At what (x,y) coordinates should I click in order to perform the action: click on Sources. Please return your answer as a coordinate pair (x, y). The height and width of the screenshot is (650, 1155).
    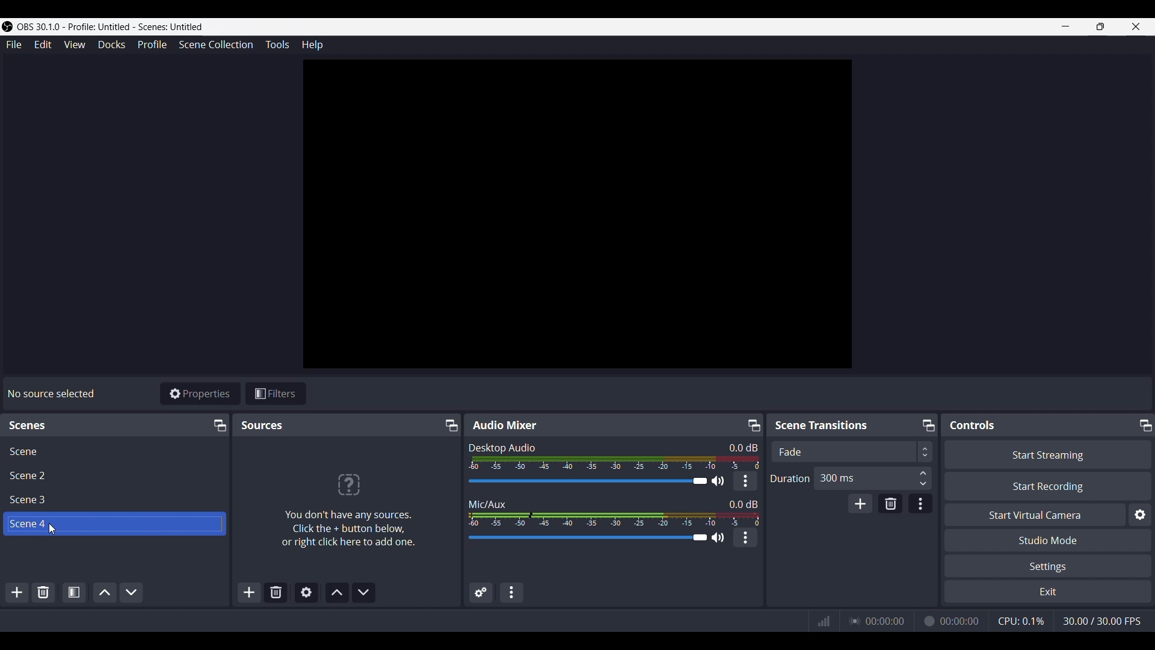
    Looking at the image, I should click on (262, 425).